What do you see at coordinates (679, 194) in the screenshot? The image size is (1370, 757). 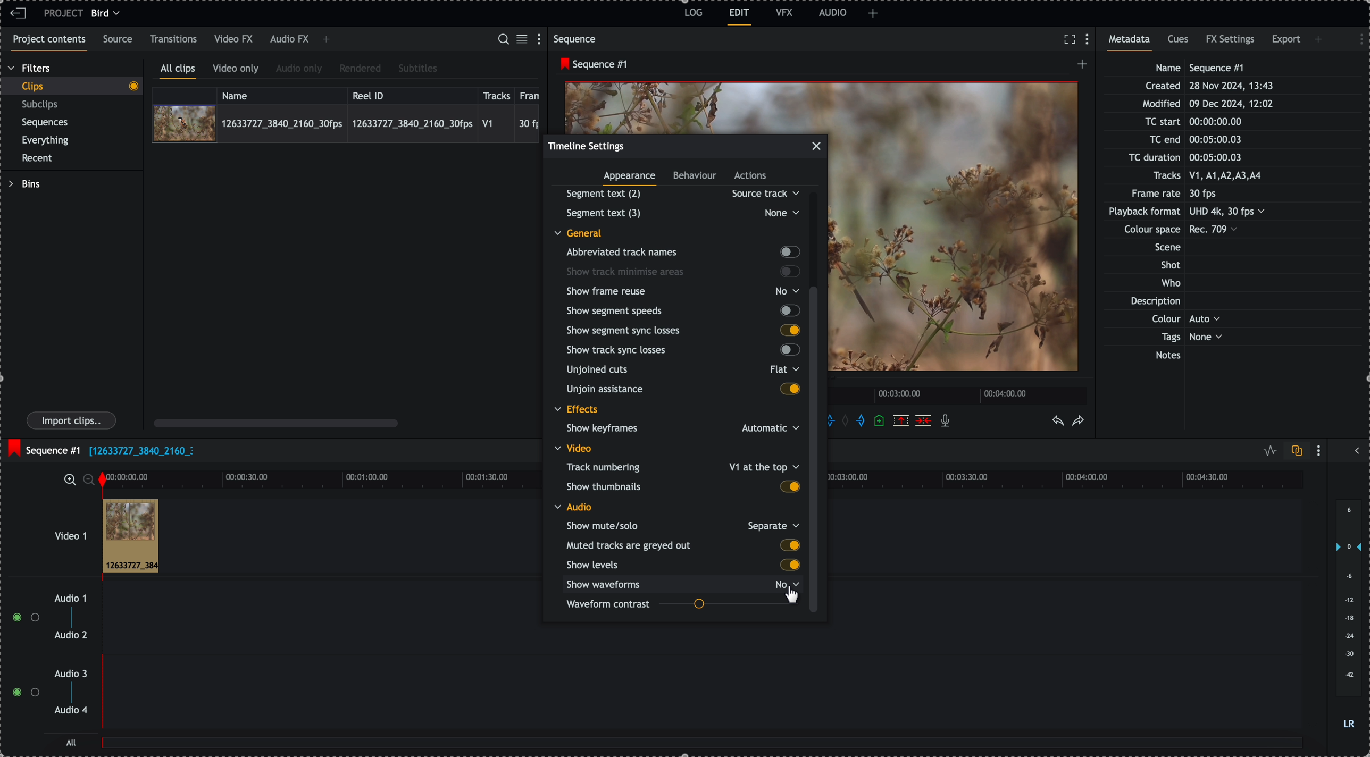 I see `segment text (2)` at bounding box center [679, 194].